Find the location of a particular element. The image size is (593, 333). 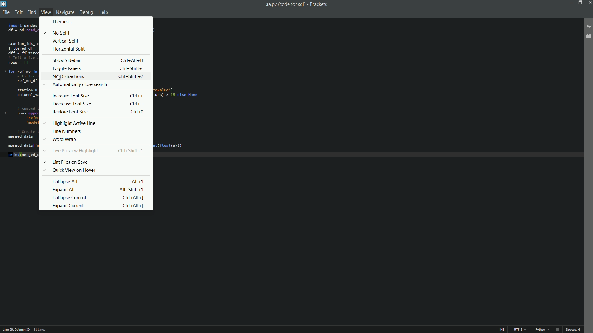

expand all Alt + shift + 1 is located at coordinates (99, 190).